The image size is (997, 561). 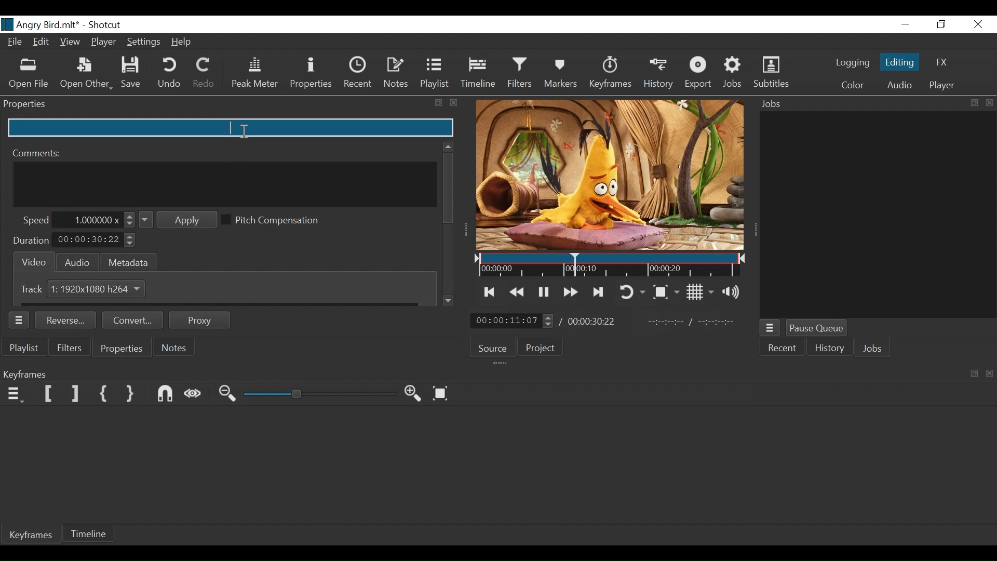 I want to click on Toggle play or pause, so click(x=544, y=292).